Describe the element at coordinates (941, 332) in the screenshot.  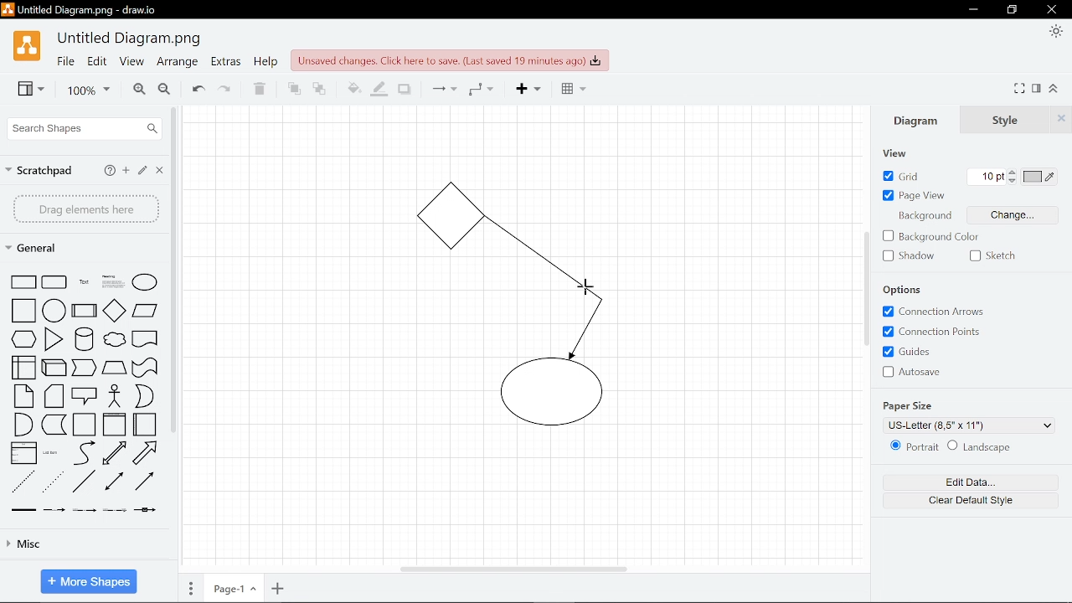
I see `Connection points` at that location.